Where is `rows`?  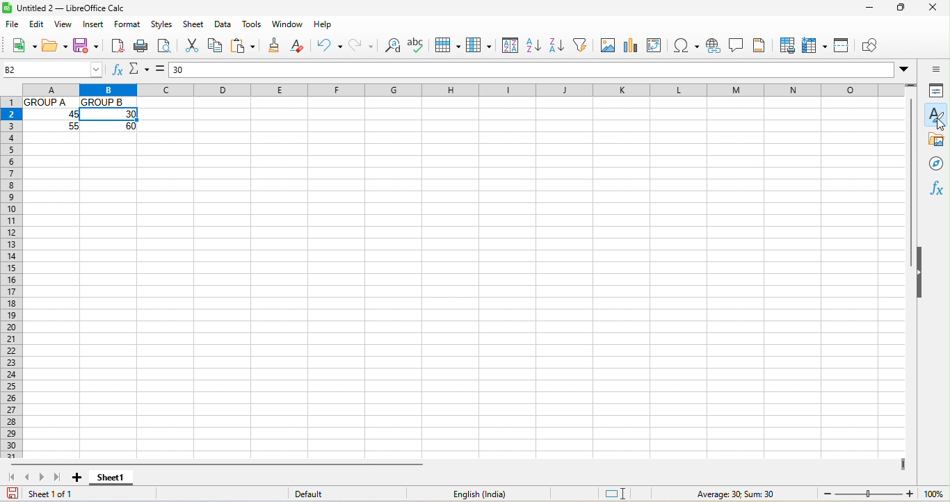 rows is located at coordinates (11, 278).